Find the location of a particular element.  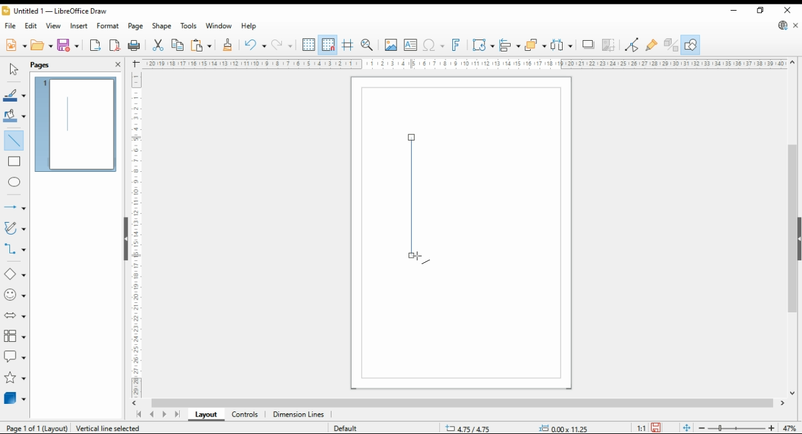

new is located at coordinates (15, 45).